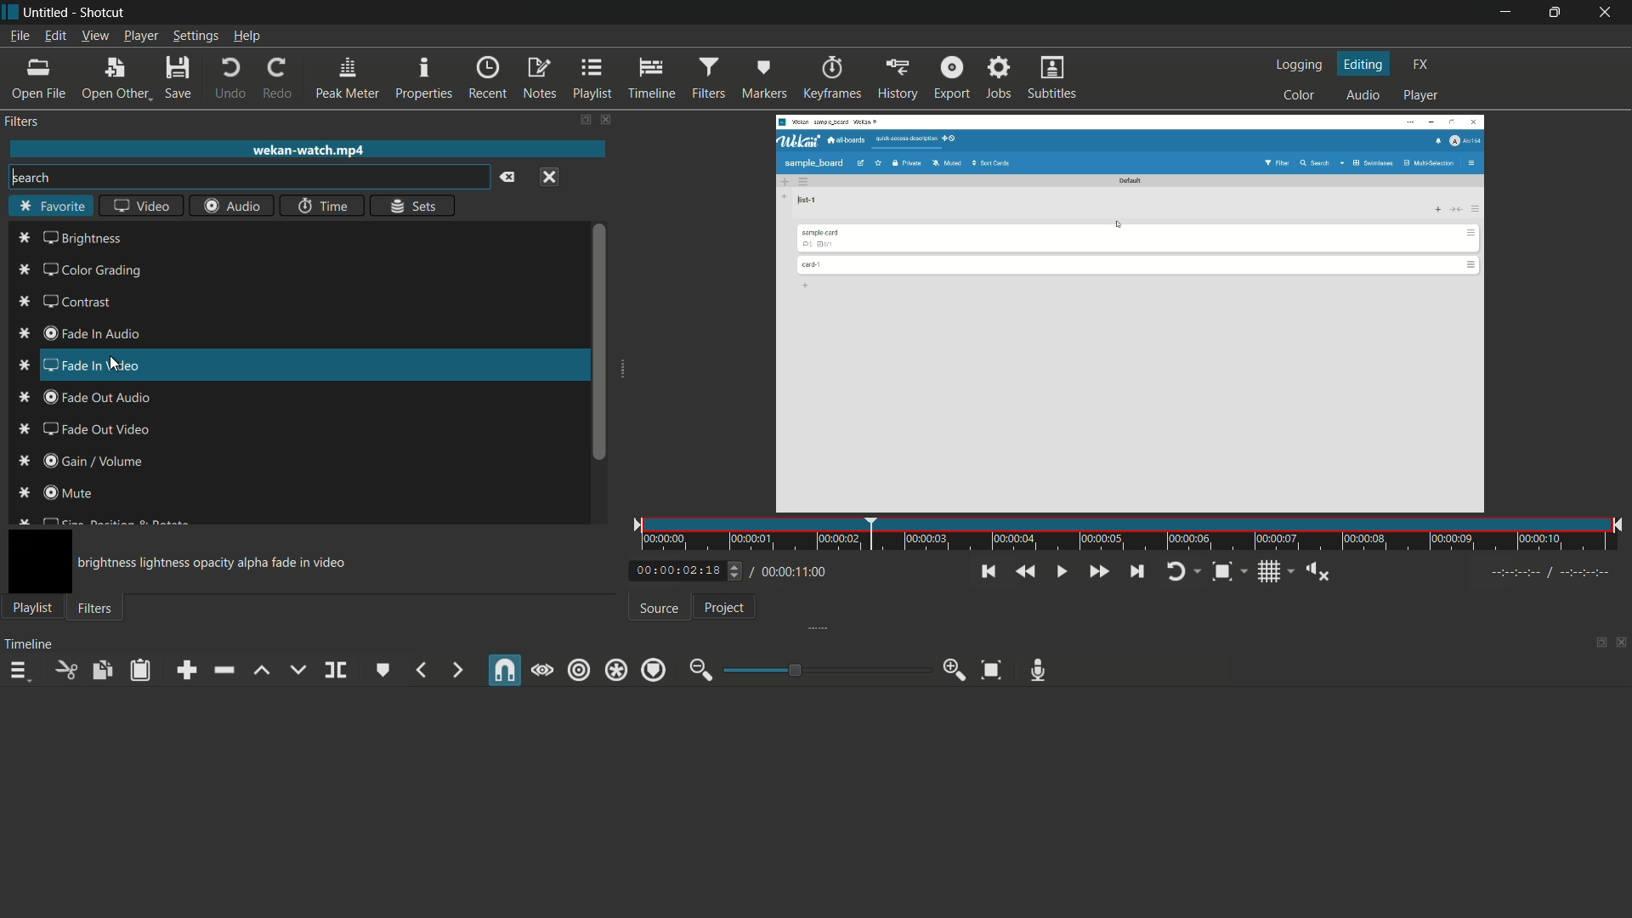  I want to click on export, so click(952, 77).